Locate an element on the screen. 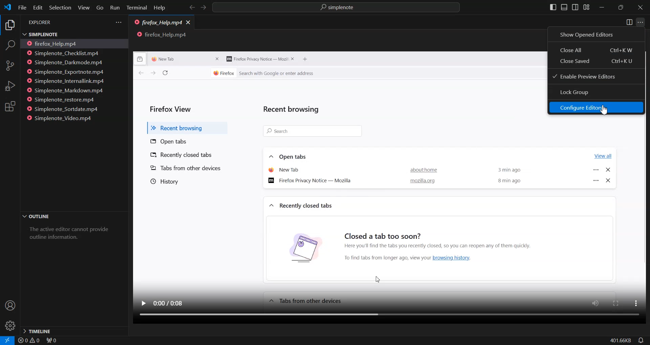 Image resolution: width=650 pixels, height=345 pixels. Manage is located at coordinates (10, 326).